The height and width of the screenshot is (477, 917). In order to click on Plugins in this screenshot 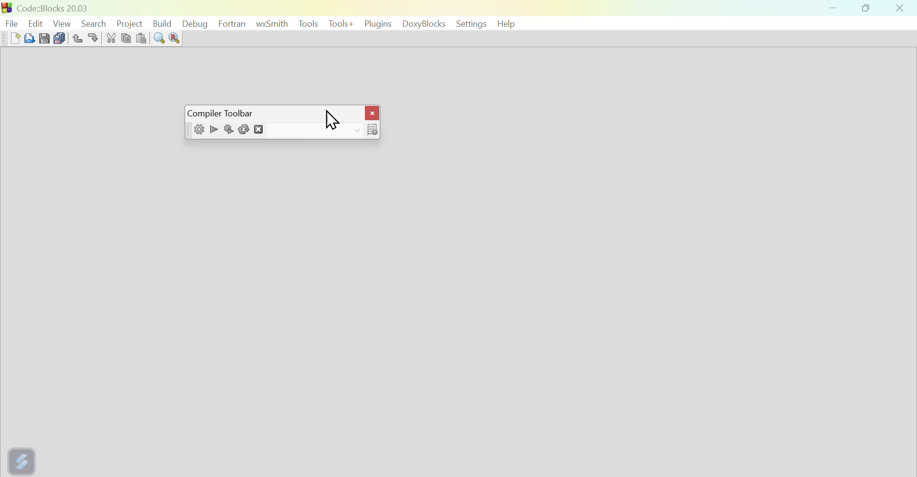, I will do `click(377, 24)`.